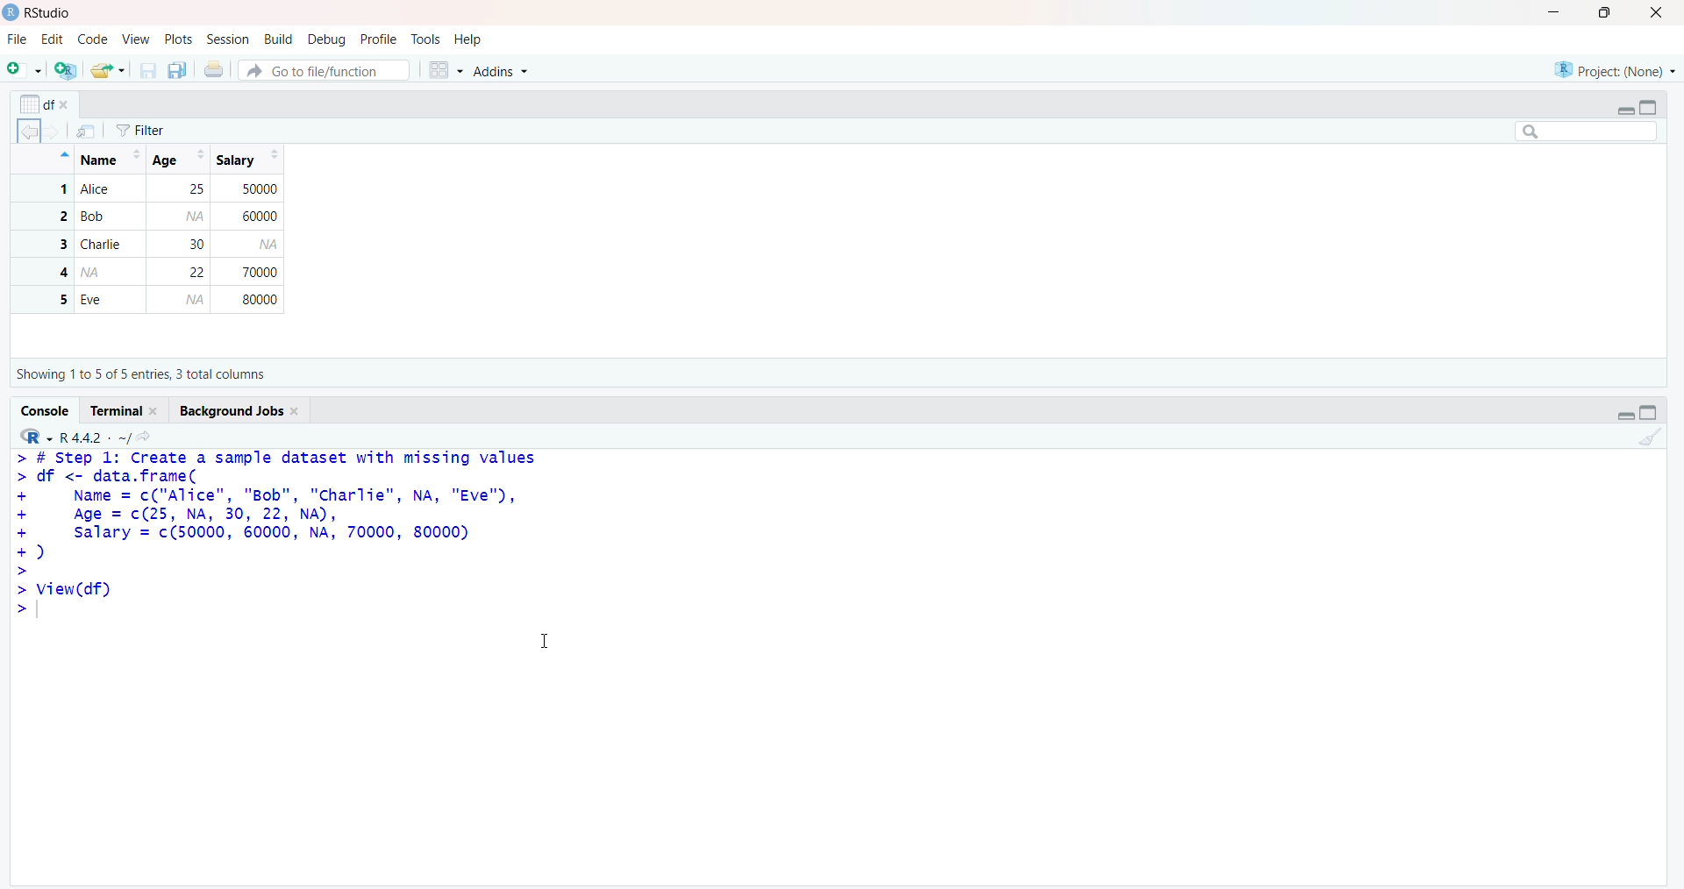  Describe the element at coordinates (445, 70) in the screenshot. I see `Workspace panes` at that location.